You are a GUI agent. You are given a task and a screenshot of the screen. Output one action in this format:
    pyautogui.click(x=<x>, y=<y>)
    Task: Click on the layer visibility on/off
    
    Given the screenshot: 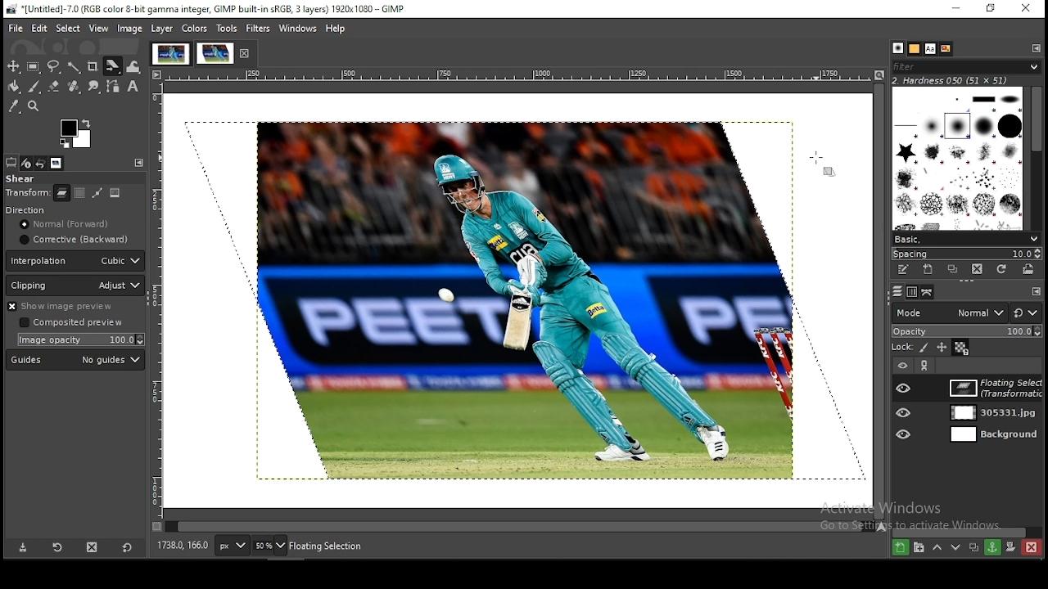 What is the action you would take?
    pyautogui.click(x=901, y=434)
    